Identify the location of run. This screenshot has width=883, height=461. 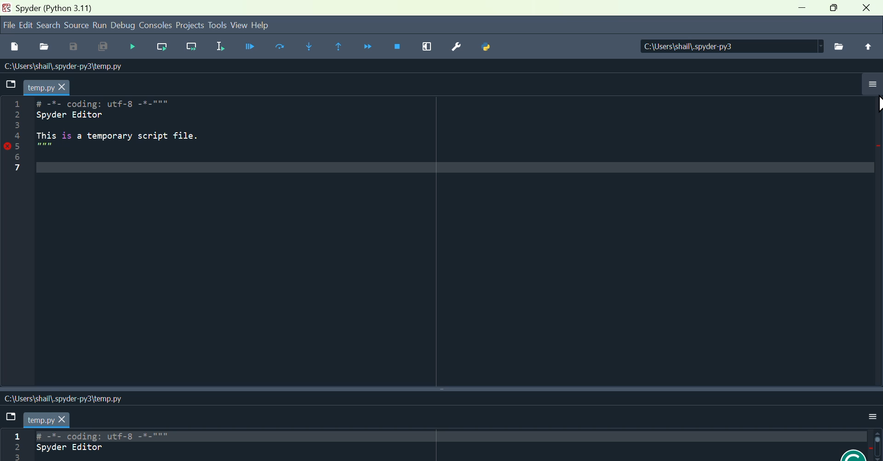
(102, 26).